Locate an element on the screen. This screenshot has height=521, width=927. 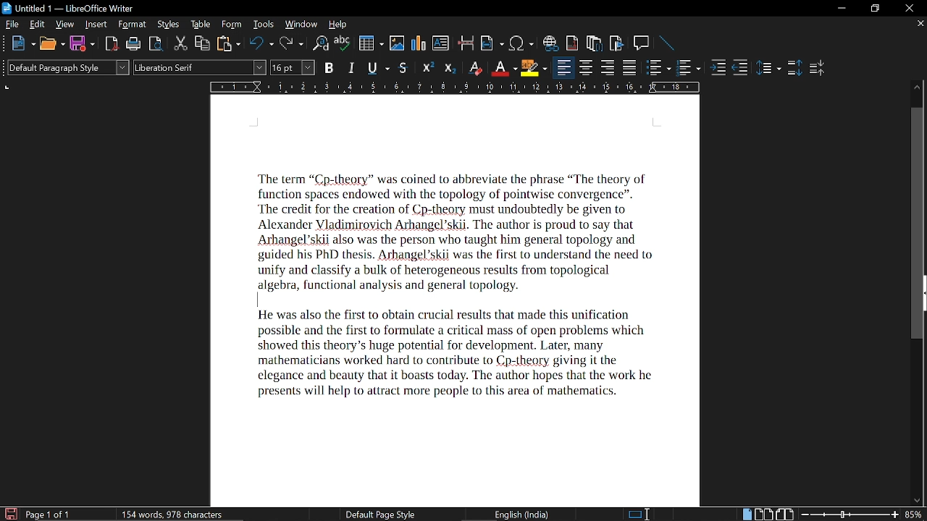
Increase paragraph spacing is located at coordinates (793, 69).